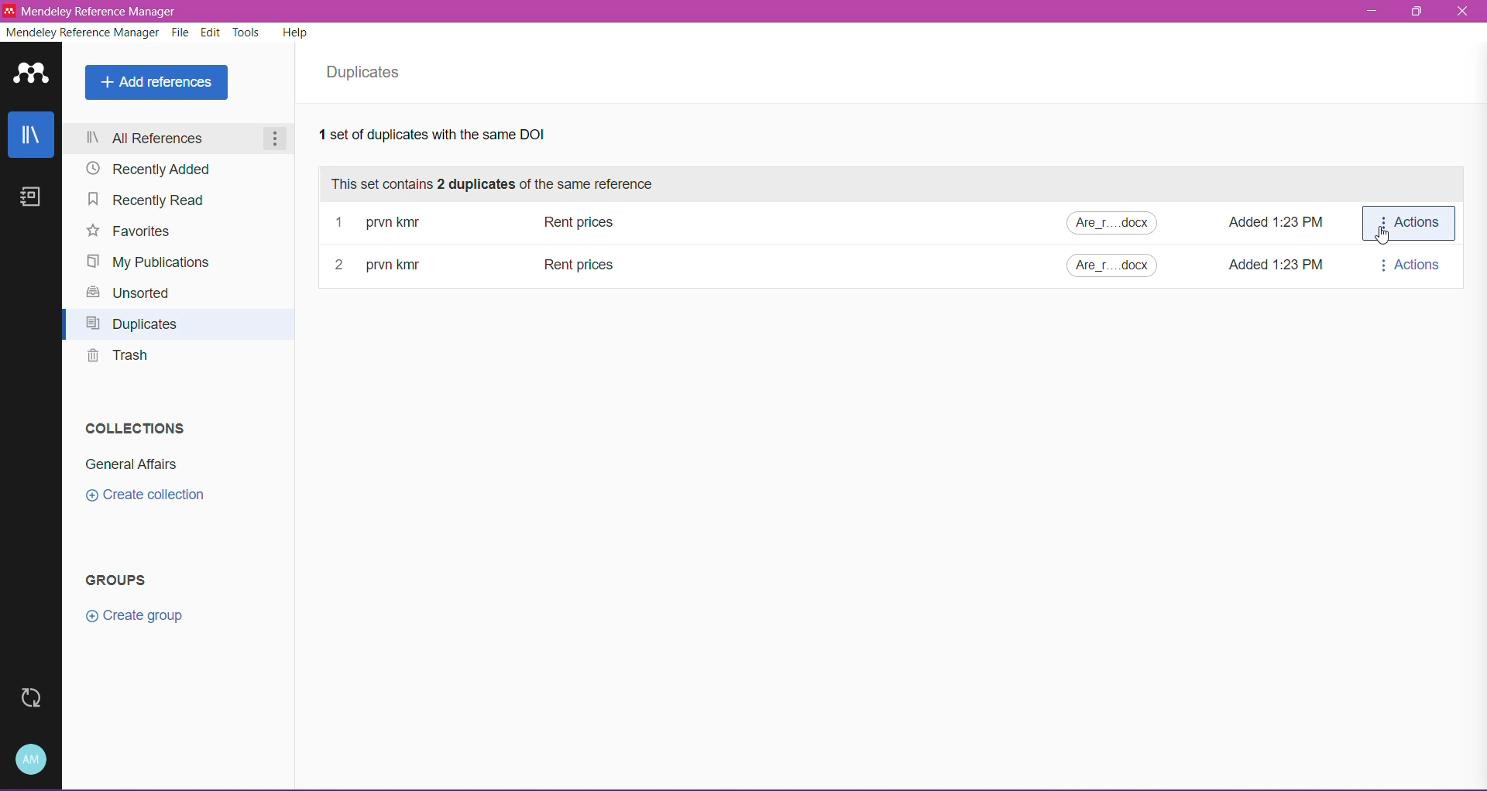 The width and height of the screenshot is (1487, 791). Describe the element at coordinates (99, 12) in the screenshot. I see `Application Name` at that location.